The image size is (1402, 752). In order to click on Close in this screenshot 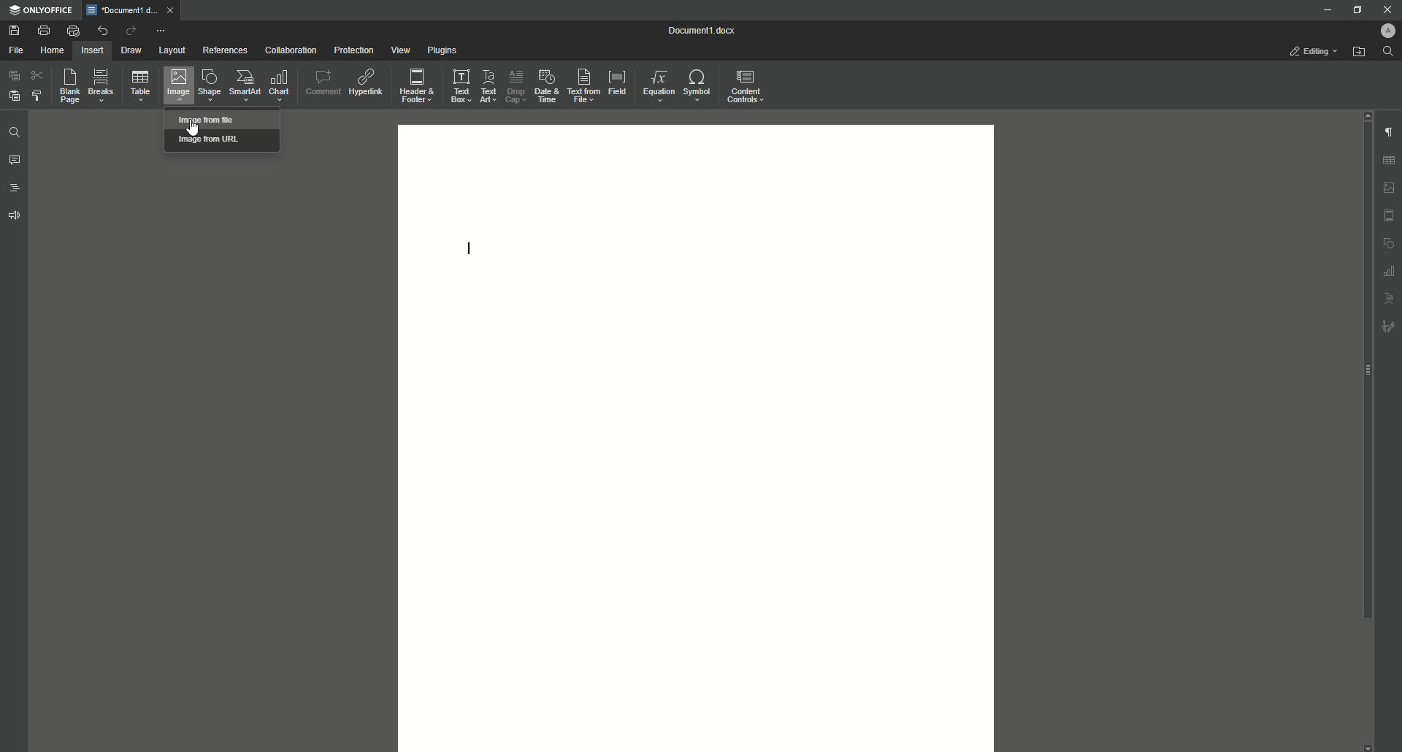, I will do `click(1384, 9)`.